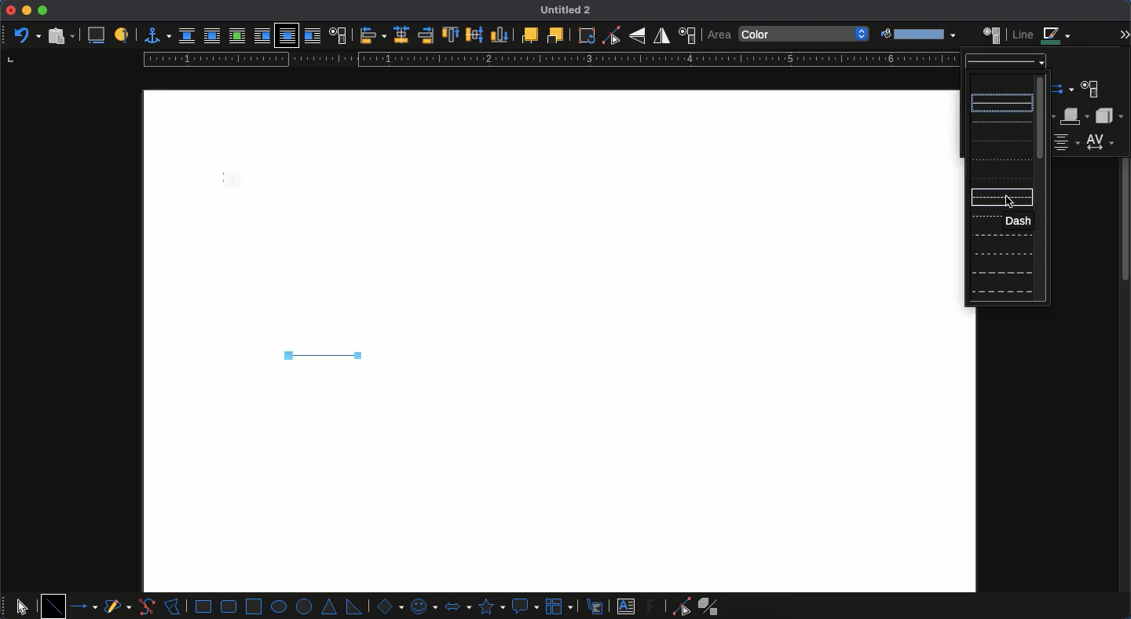 Image resolution: width=1131 pixels, height=619 pixels. I want to click on minimize, so click(27, 10).